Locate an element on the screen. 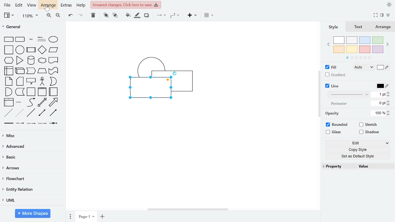 Image resolution: width=395 pixels, height=222 pixels. yellow is located at coordinates (352, 49).